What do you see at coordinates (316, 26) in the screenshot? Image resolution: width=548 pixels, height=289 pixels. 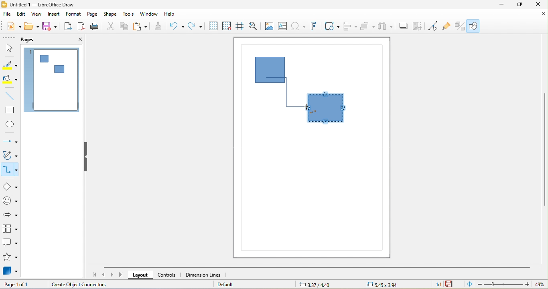 I see `fontwork text` at bounding box center [316, 26].